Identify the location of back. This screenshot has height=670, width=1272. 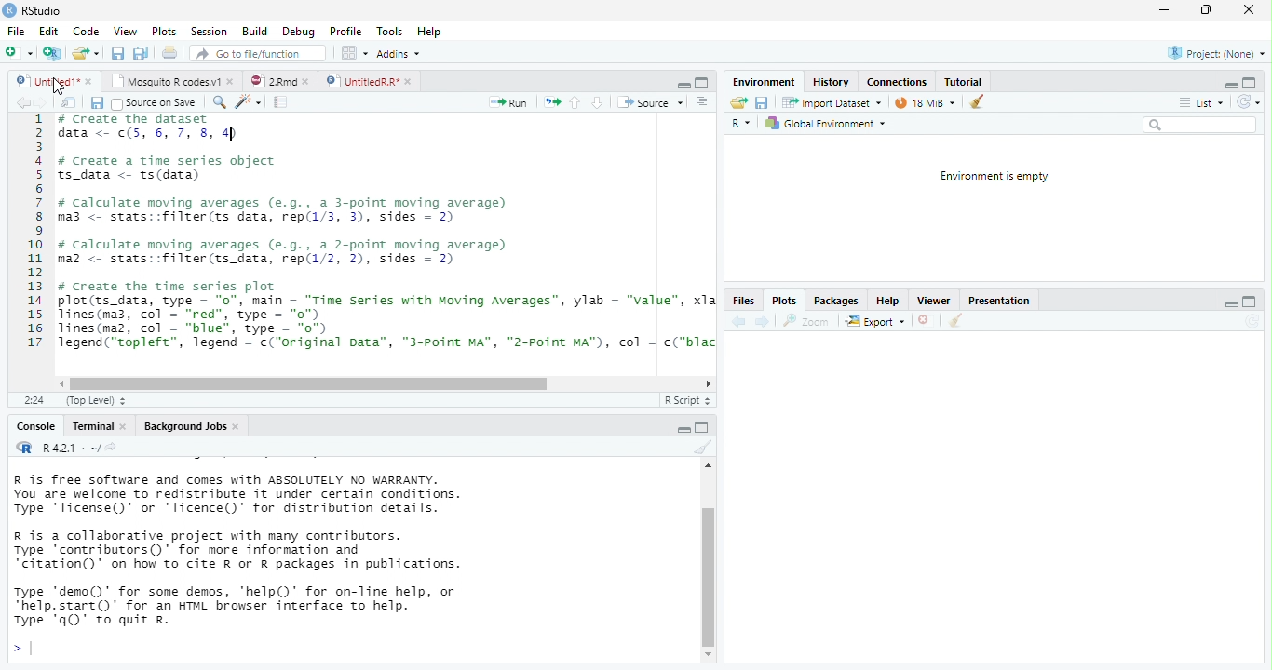
(737, 321).